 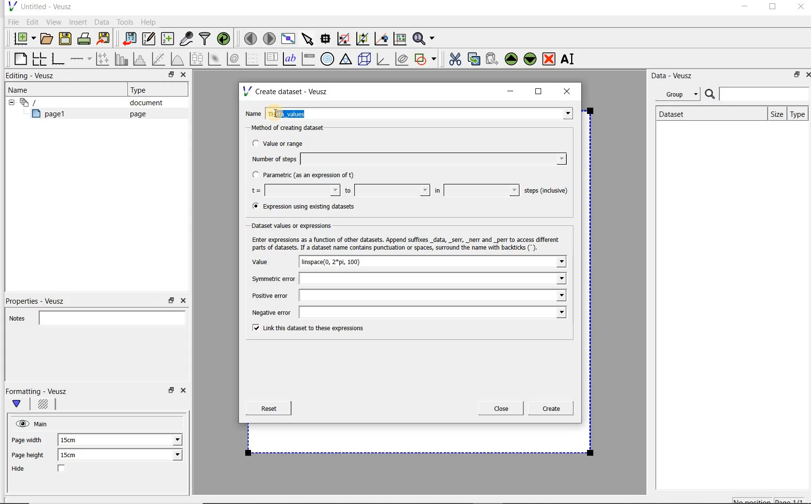 What do you see at coordinates (79, 22) in the screenshot?
I see `Insert` at bounding box center [79, 22].